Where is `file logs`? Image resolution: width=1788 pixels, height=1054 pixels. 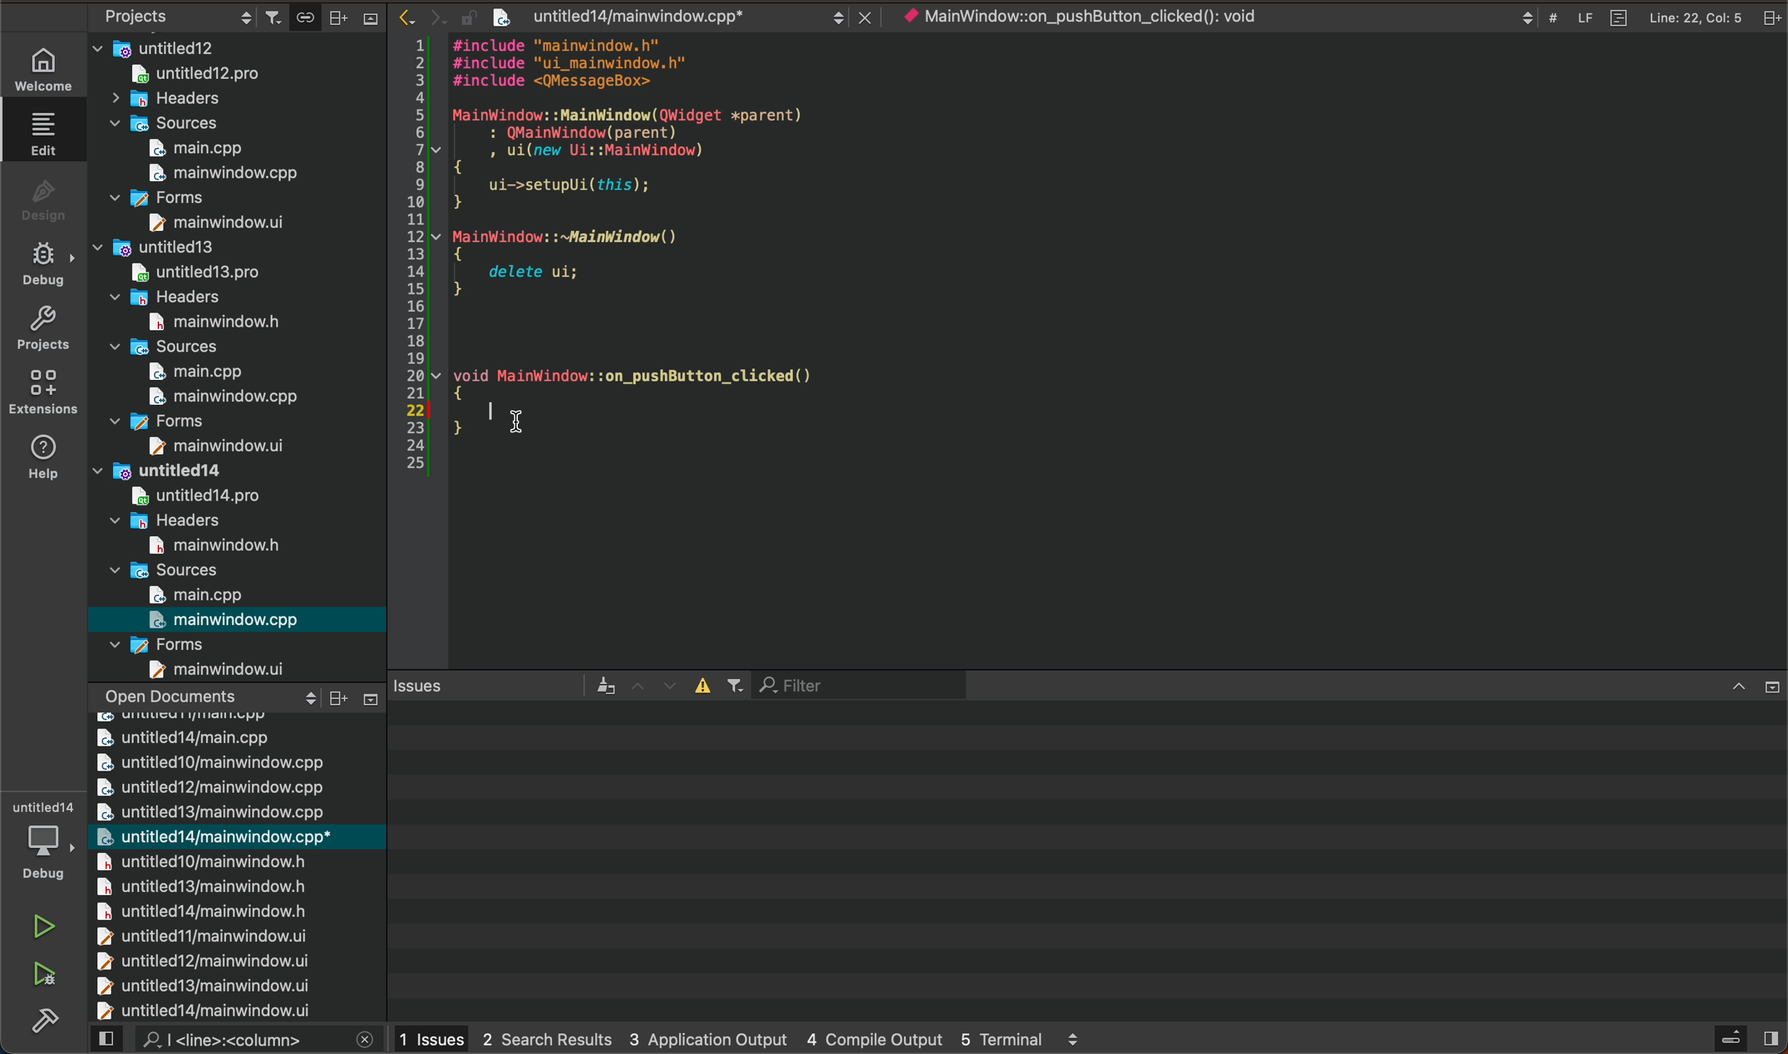
file logs is located at coordinates (1640, 17).